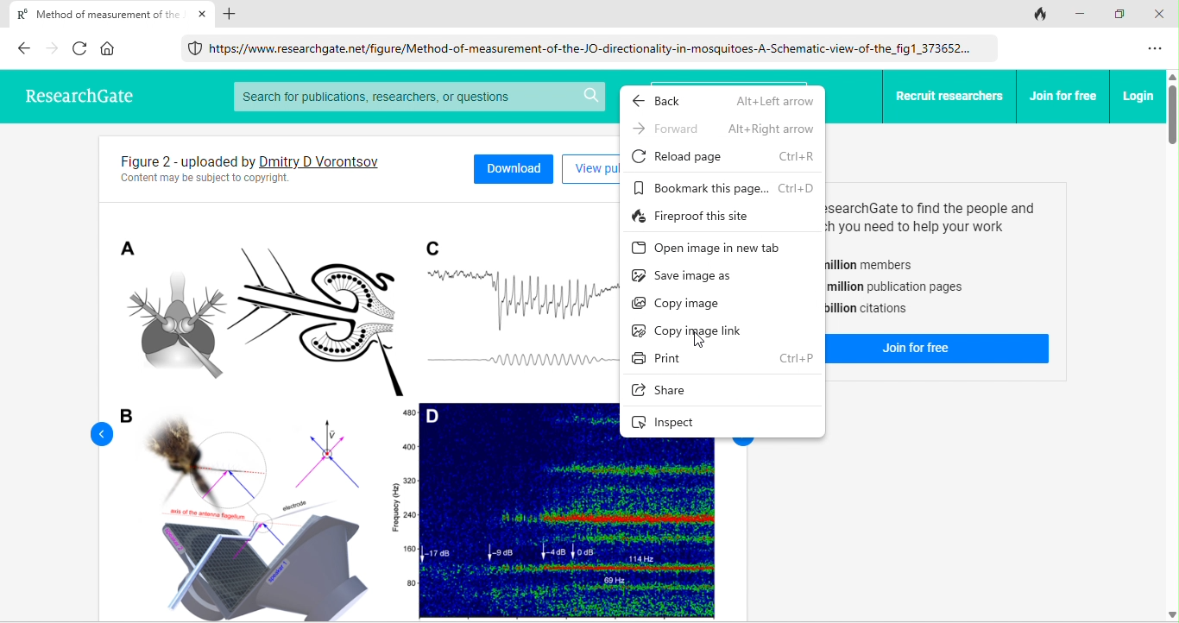  I want to click on copy image link, so click(691, 330).